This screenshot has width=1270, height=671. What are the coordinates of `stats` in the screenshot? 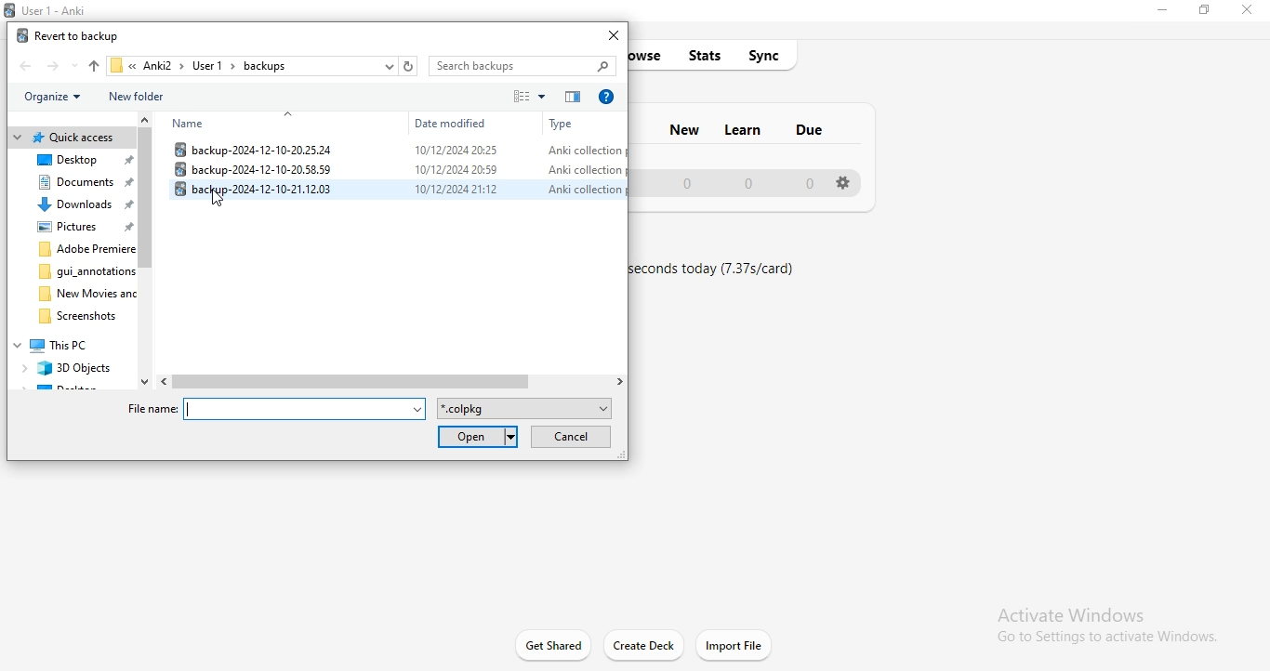 It's located at (708, 54).